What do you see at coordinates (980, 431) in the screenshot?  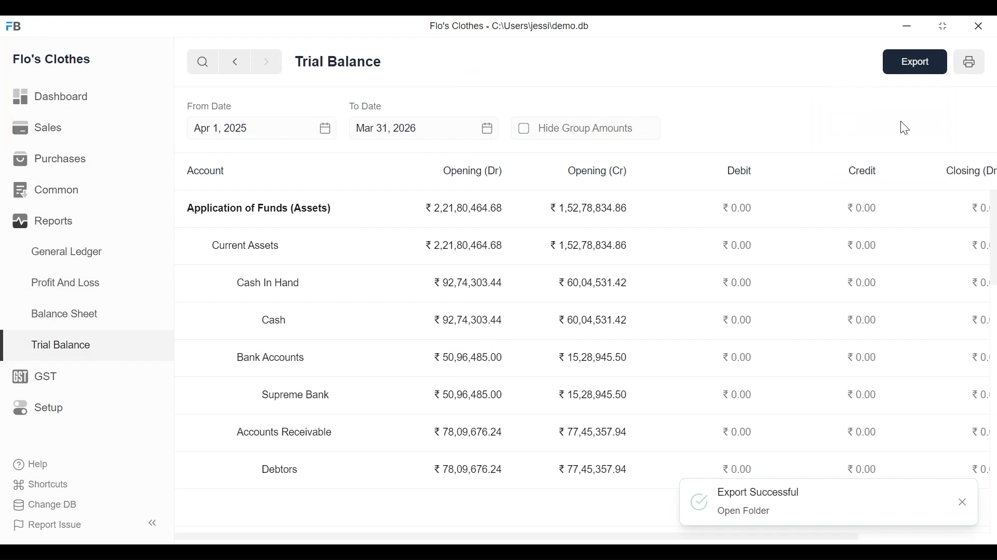 I see `0.00` at bounding box center [980, 431].